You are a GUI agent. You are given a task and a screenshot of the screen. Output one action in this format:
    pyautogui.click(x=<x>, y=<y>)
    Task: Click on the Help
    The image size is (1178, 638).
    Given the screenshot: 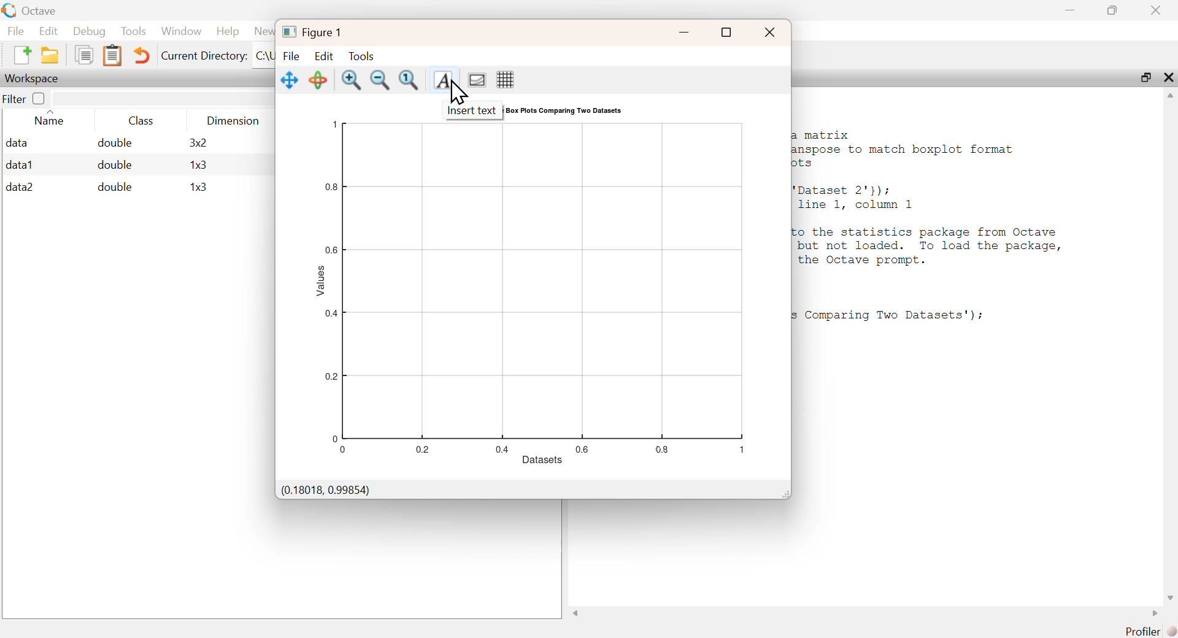 What is the action you would take?
    pyautogui.click(x=228, y=31)
    